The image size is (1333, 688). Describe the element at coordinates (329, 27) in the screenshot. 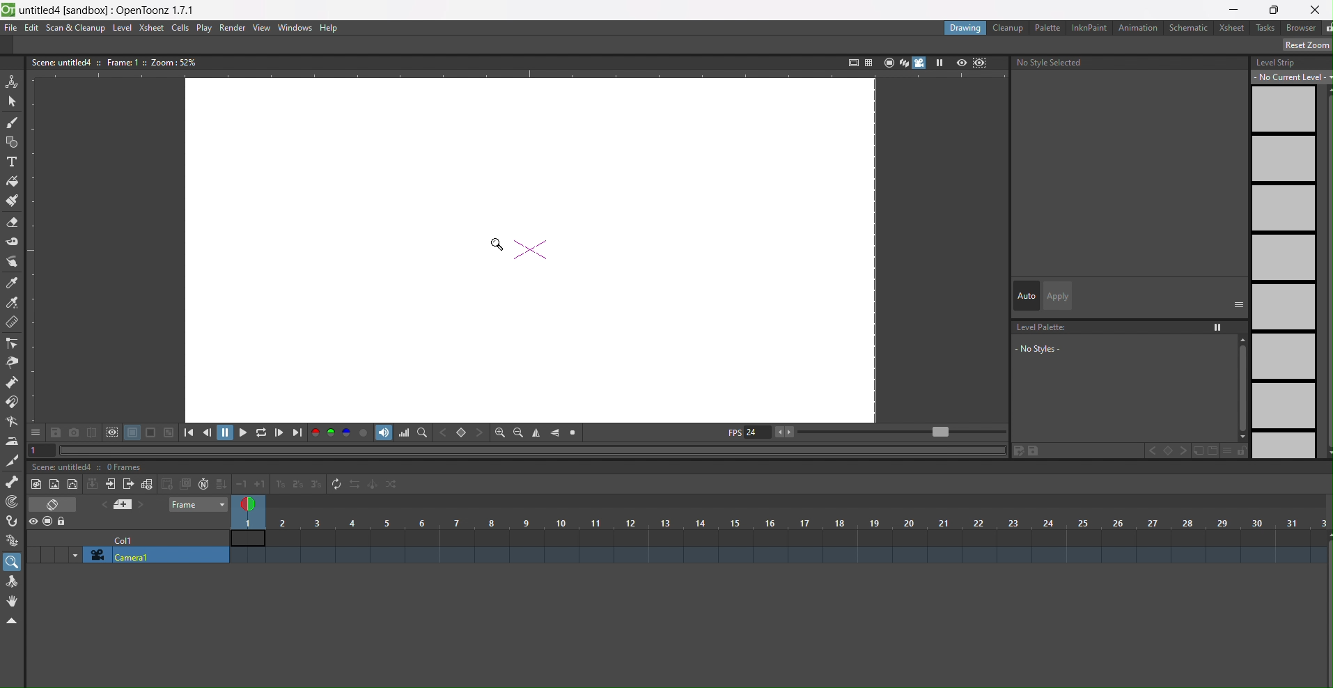

I see `help` at that location.